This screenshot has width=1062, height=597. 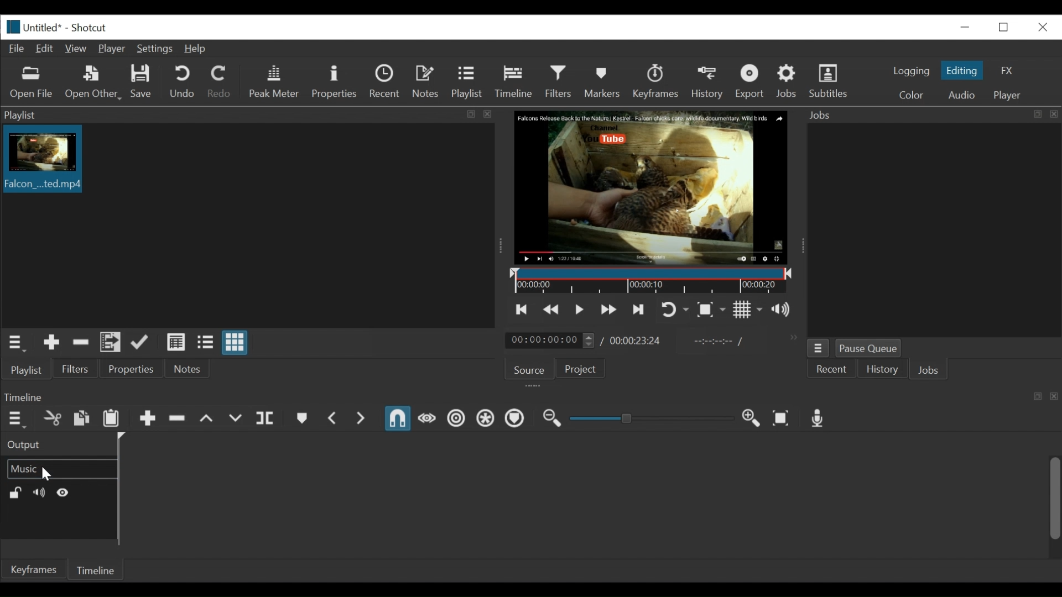 I want to click on Notes, so click(x=190, y=370).